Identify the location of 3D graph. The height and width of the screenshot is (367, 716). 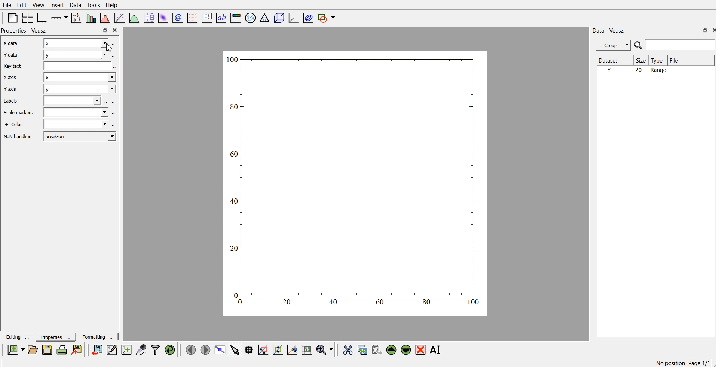
(293, 18).